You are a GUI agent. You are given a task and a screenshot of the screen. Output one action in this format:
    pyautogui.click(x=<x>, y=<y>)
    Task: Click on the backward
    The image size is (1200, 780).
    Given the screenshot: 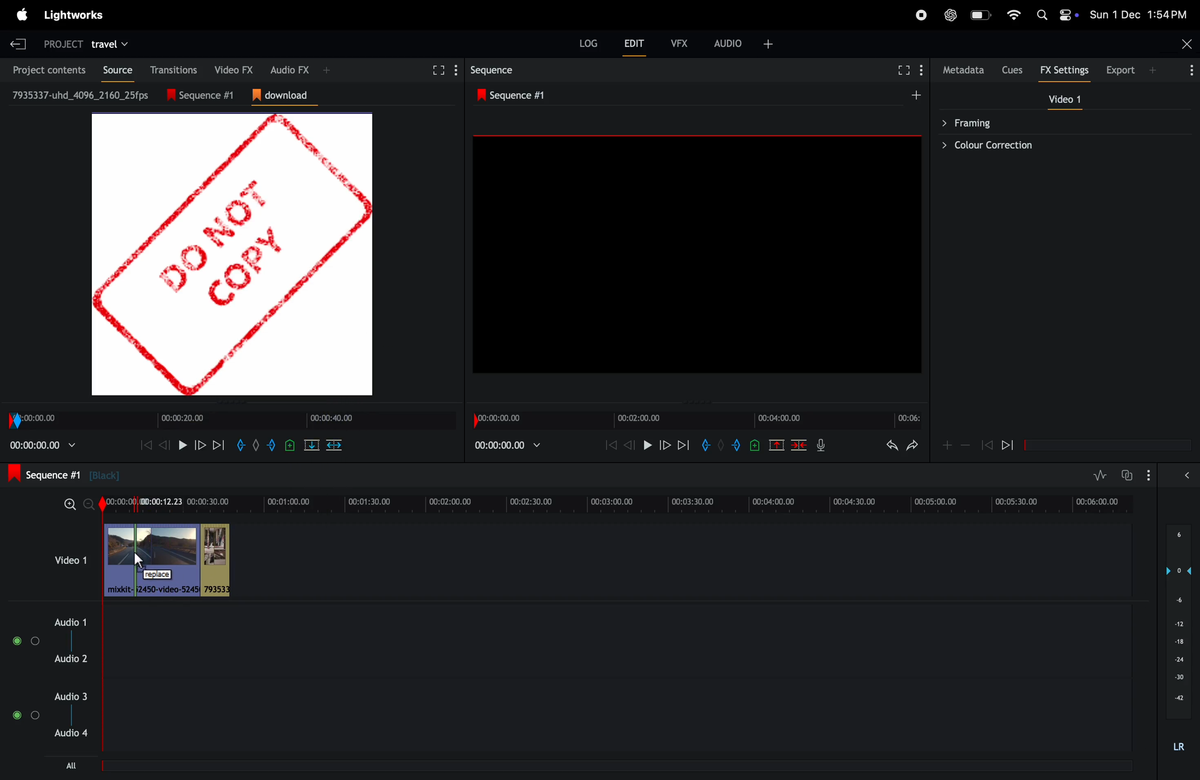 What is the action you would take?
    pyautogui.click(x=987, y=444)
    